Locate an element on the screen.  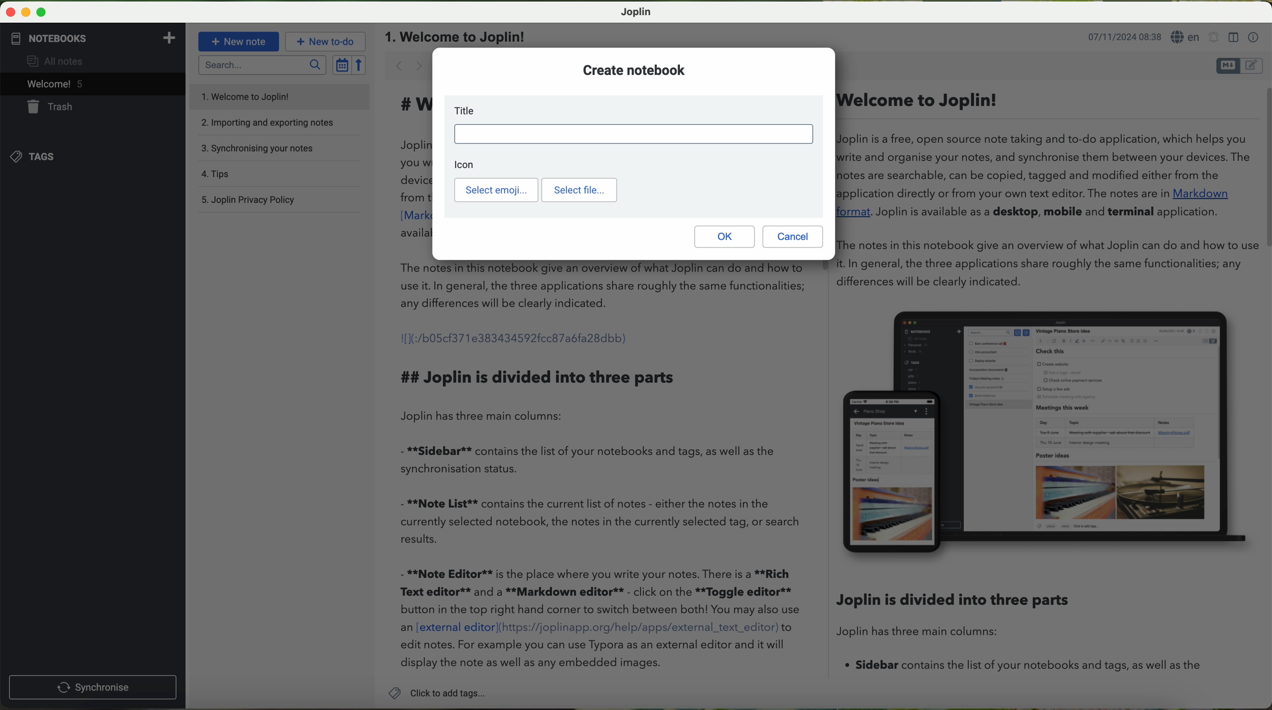
synchronise button is located at coordinates (92, 688).